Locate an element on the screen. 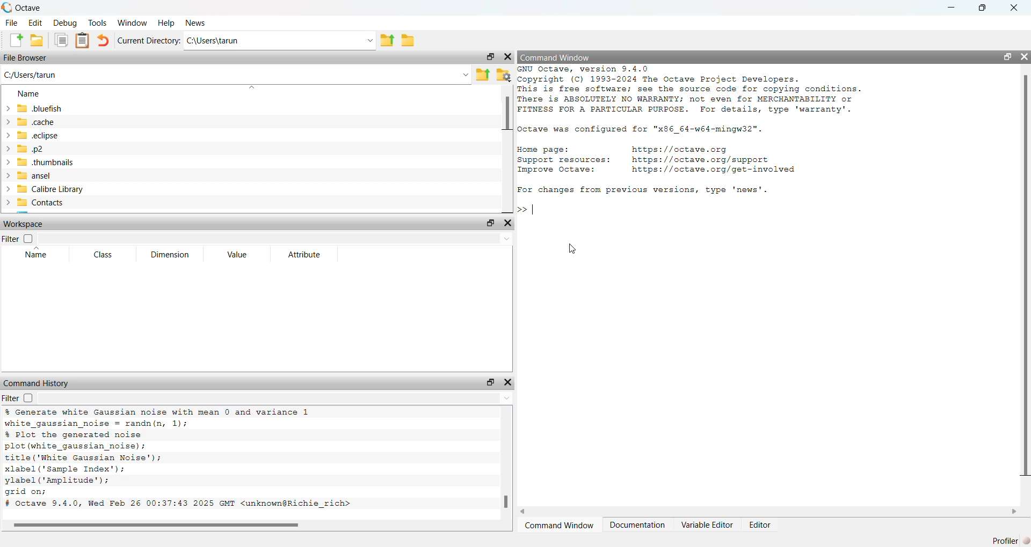  Name is located at coordinates (37, 254).